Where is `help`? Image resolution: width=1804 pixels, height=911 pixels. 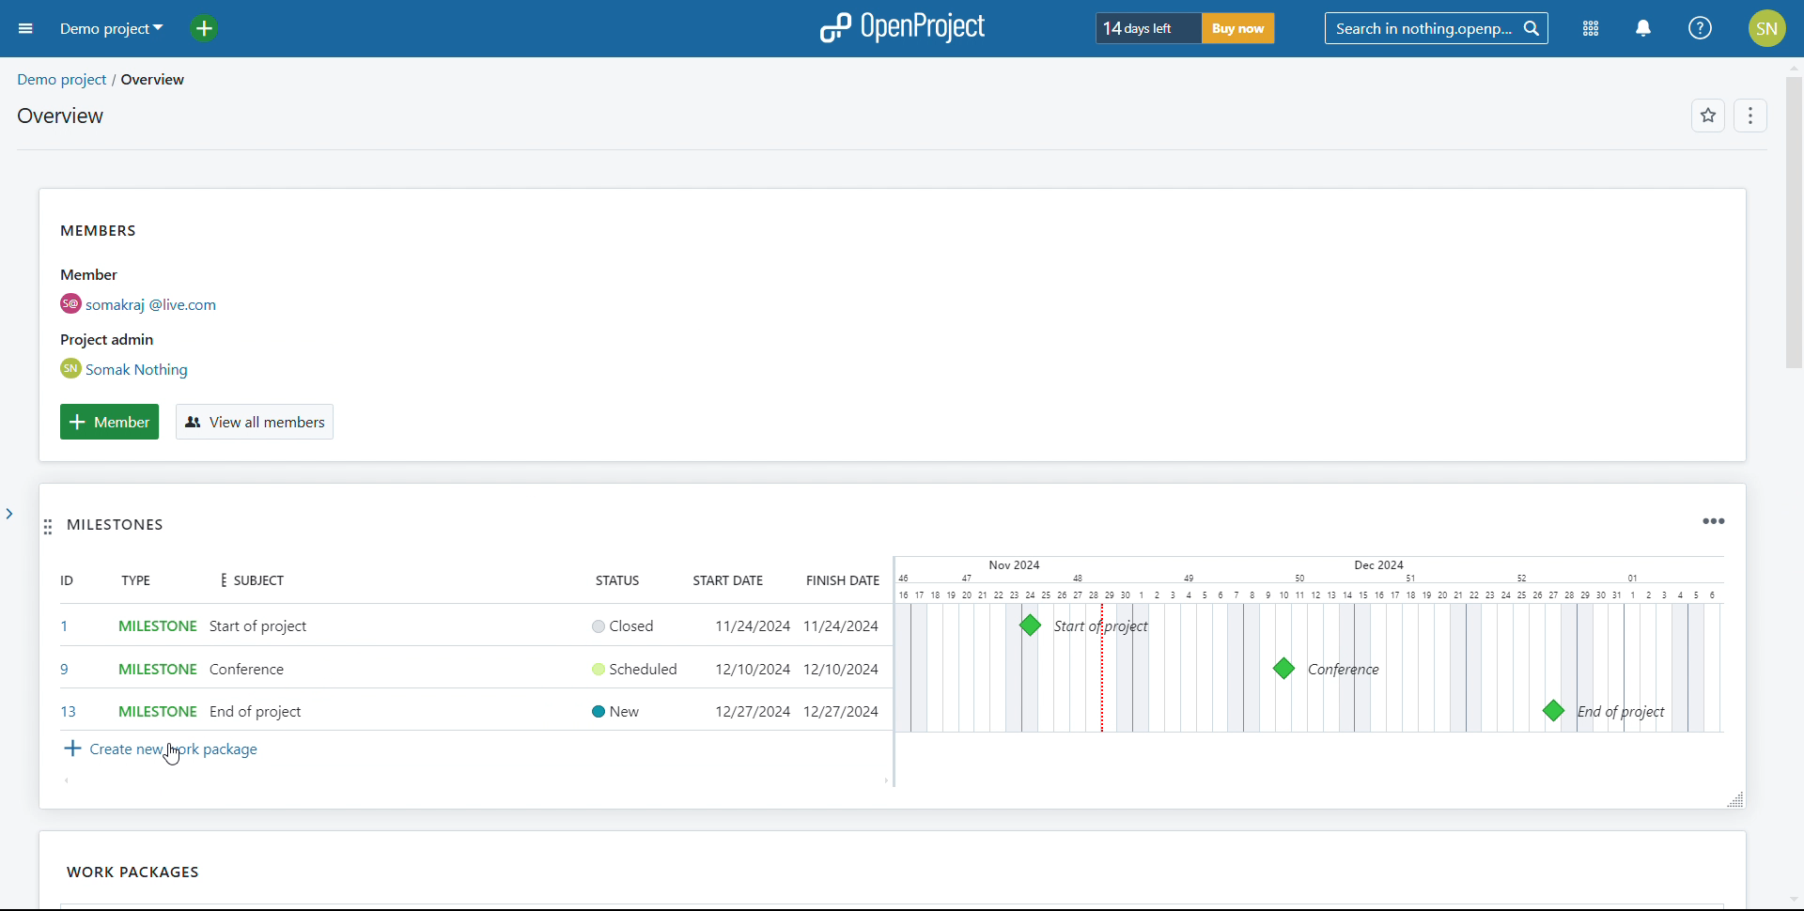
help is located at coordinates (1702, 28).